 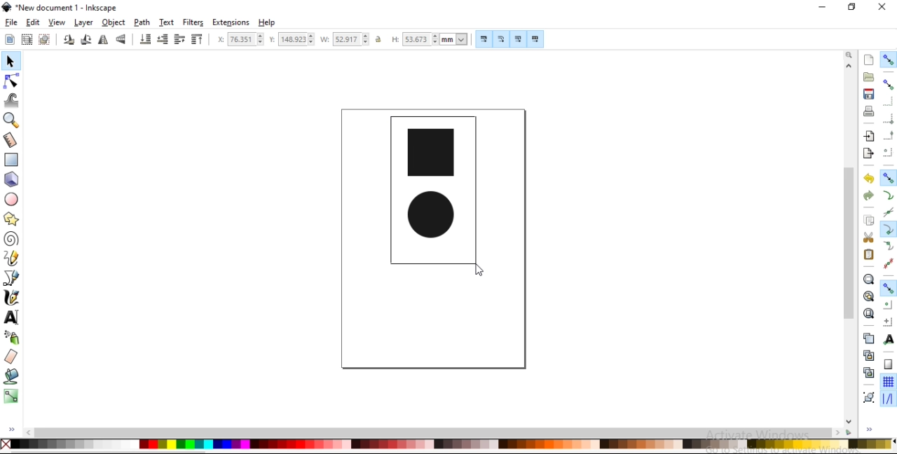 I want to click on width of selection, so click(x=346, y=39).